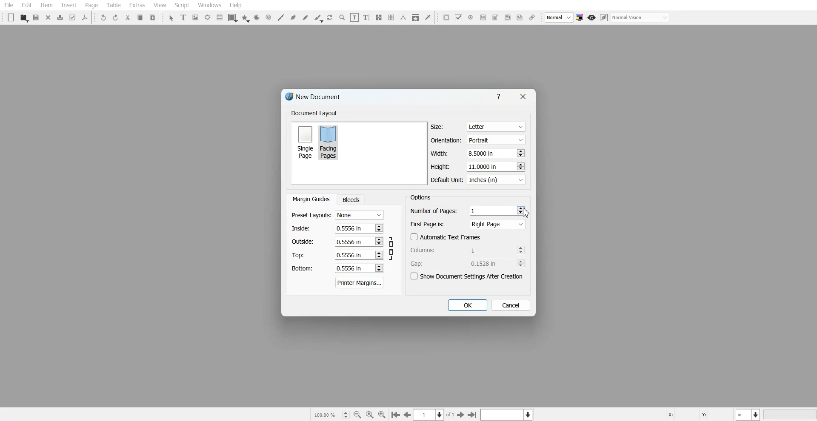 The image size is (817, 421). What do you see at coordinates (182, 5) in the screenshot?
I see `Script` at bounding box center [182, 5].